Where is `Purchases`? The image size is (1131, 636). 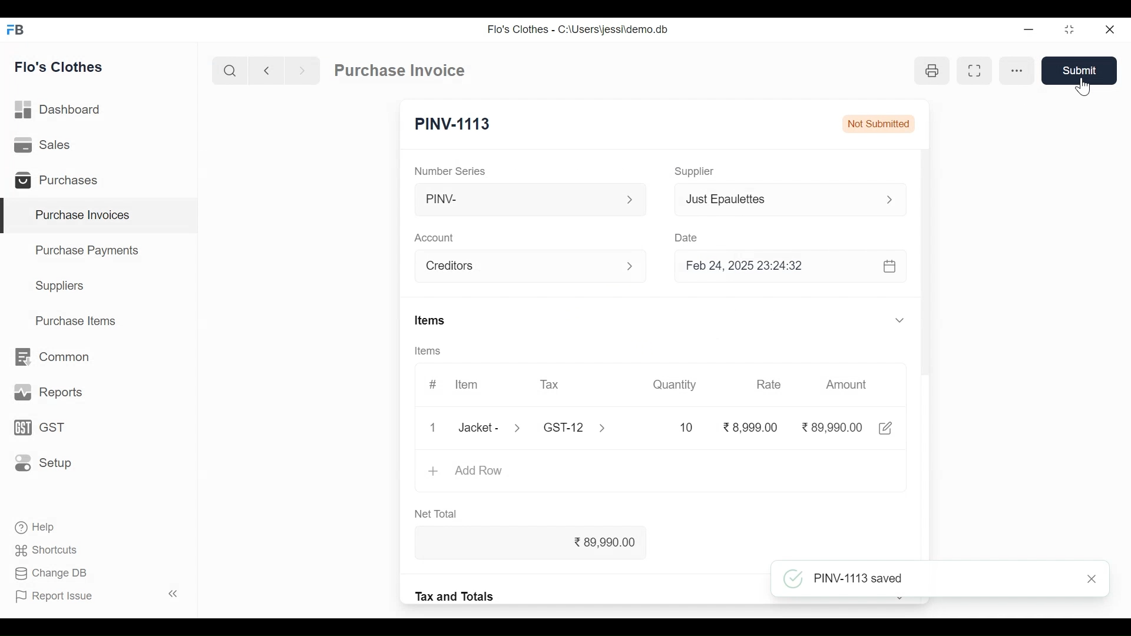 Purchases is located at coordinates (60, 181).